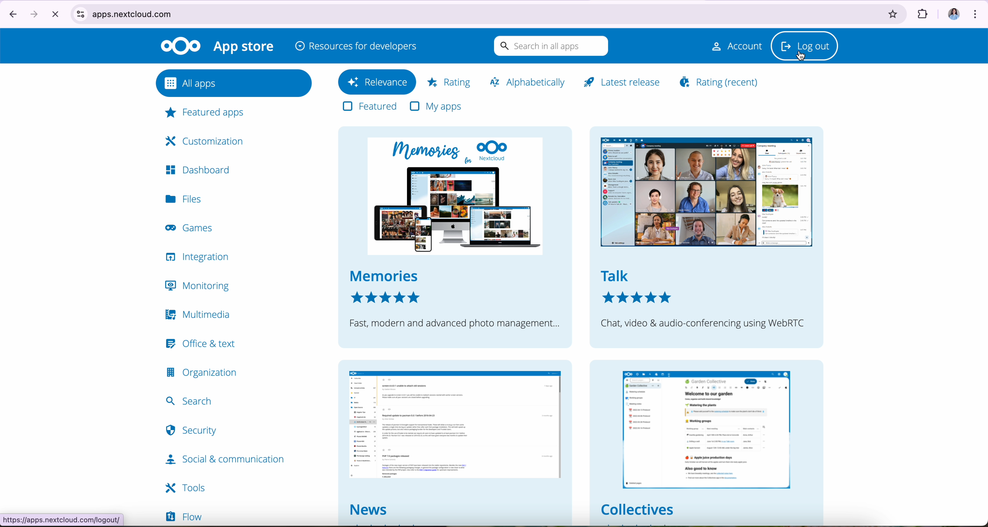 The width and height of the screenshot is (988, 527). What do you see at coordinates (245, 48) in the screenshot?
I see `appstore` at bounding box center [245, 48].